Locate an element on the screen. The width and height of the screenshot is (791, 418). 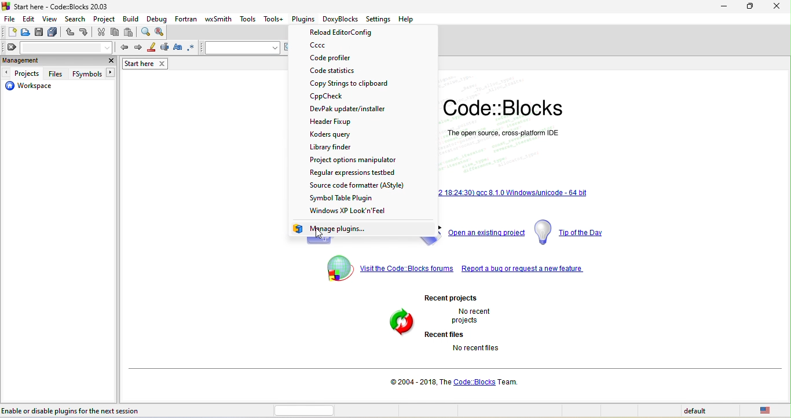
use regex is located at coordinates (193, 47).